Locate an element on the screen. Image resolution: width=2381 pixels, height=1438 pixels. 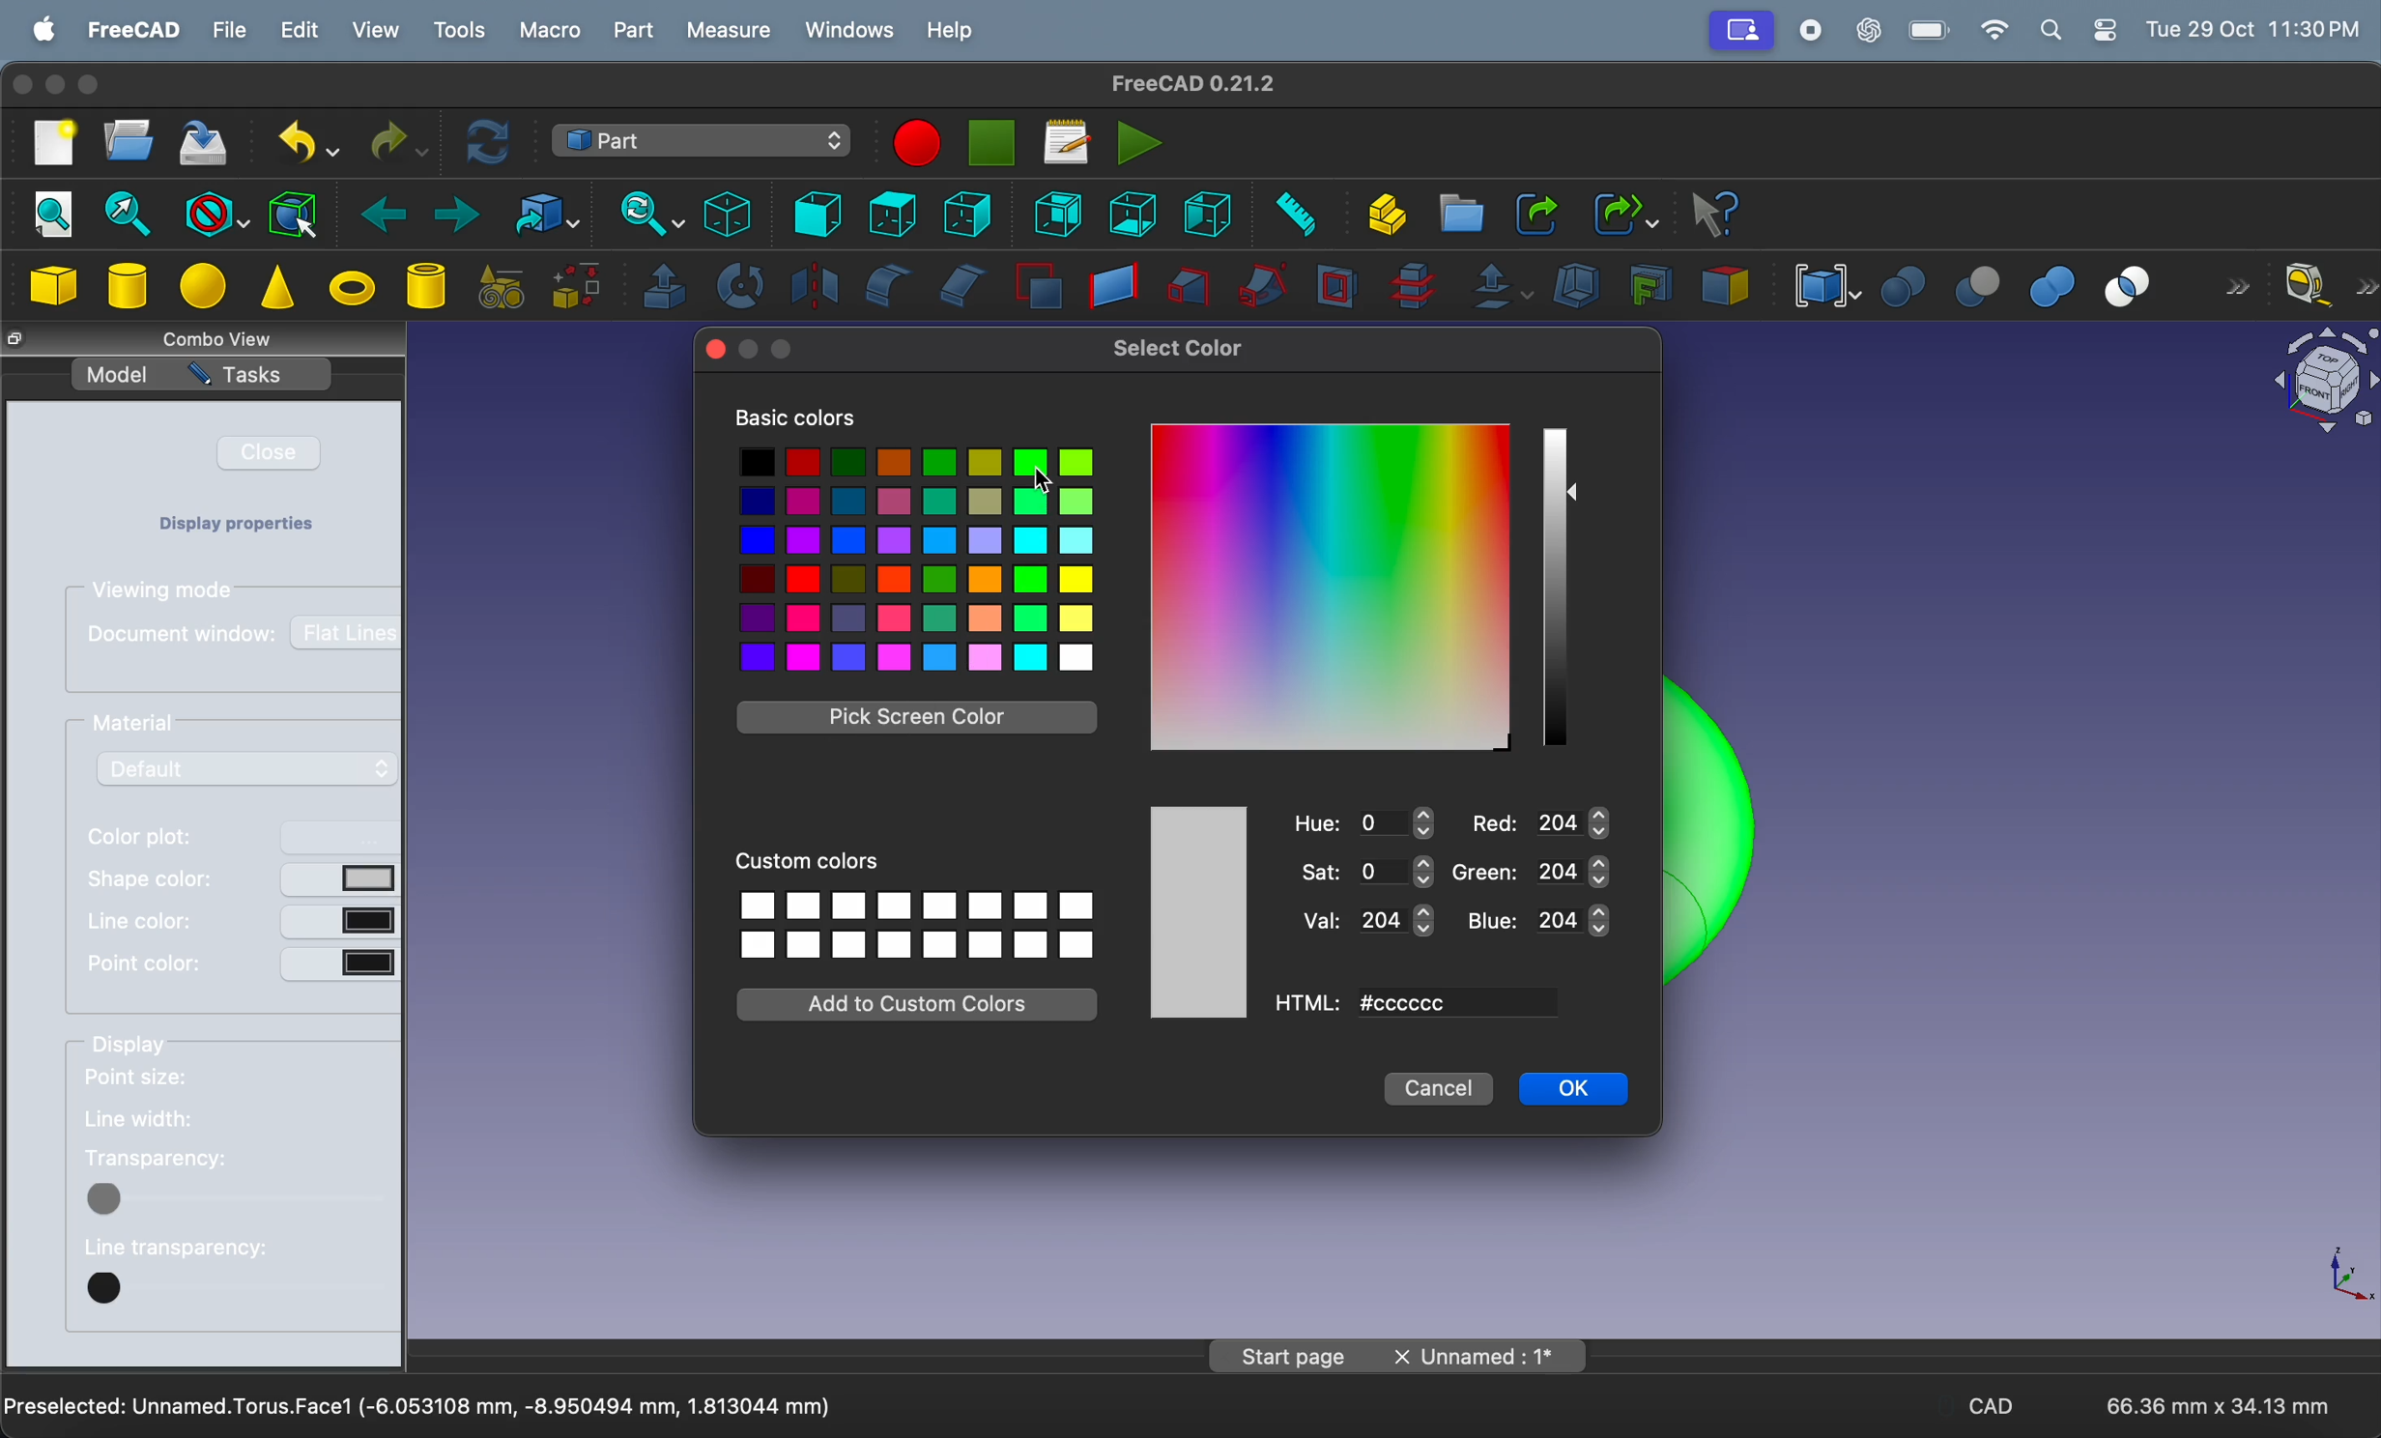
file is located at coordinates (228, 30).